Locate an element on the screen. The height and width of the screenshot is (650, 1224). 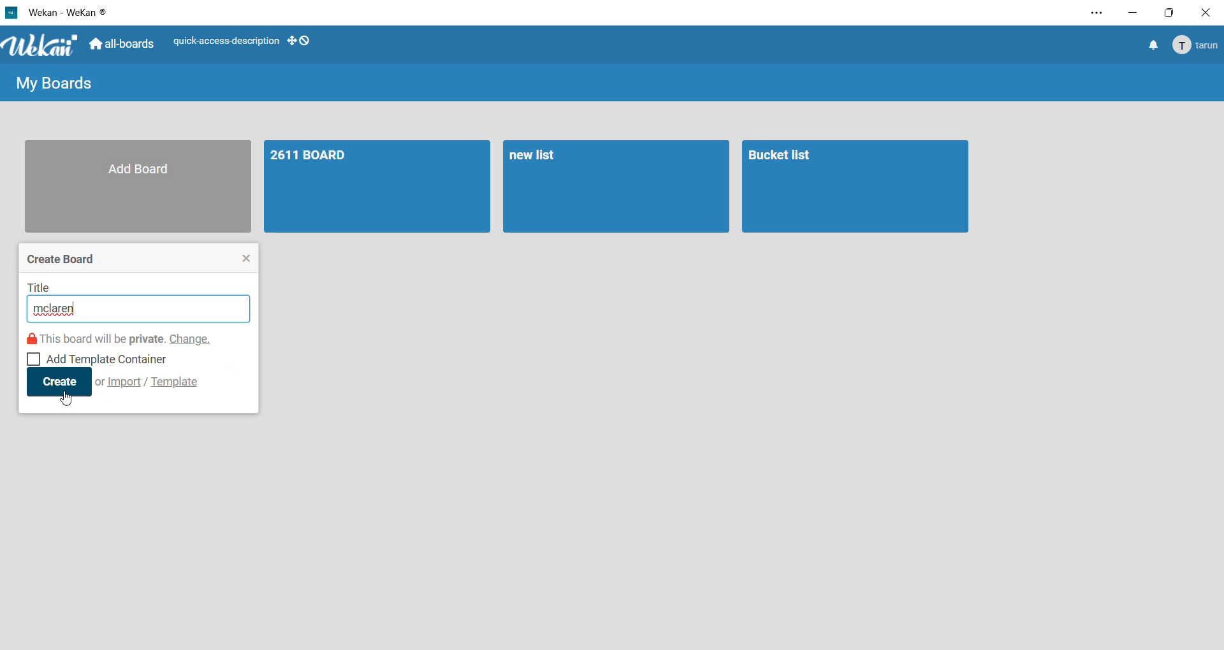
settings is located at coordinates (1097, 11).